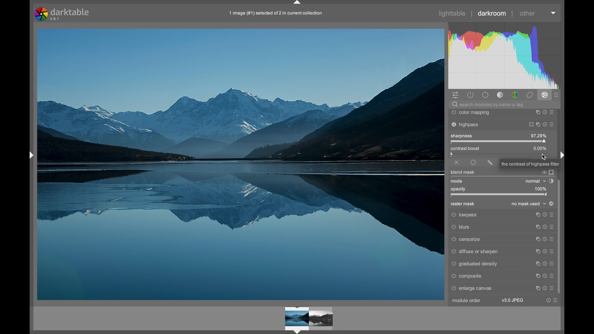 This screenshot has width=594, height=334. Describe the element at coordinates (544, 173) in the screenshot. I see `switch off blend mask` at that location.